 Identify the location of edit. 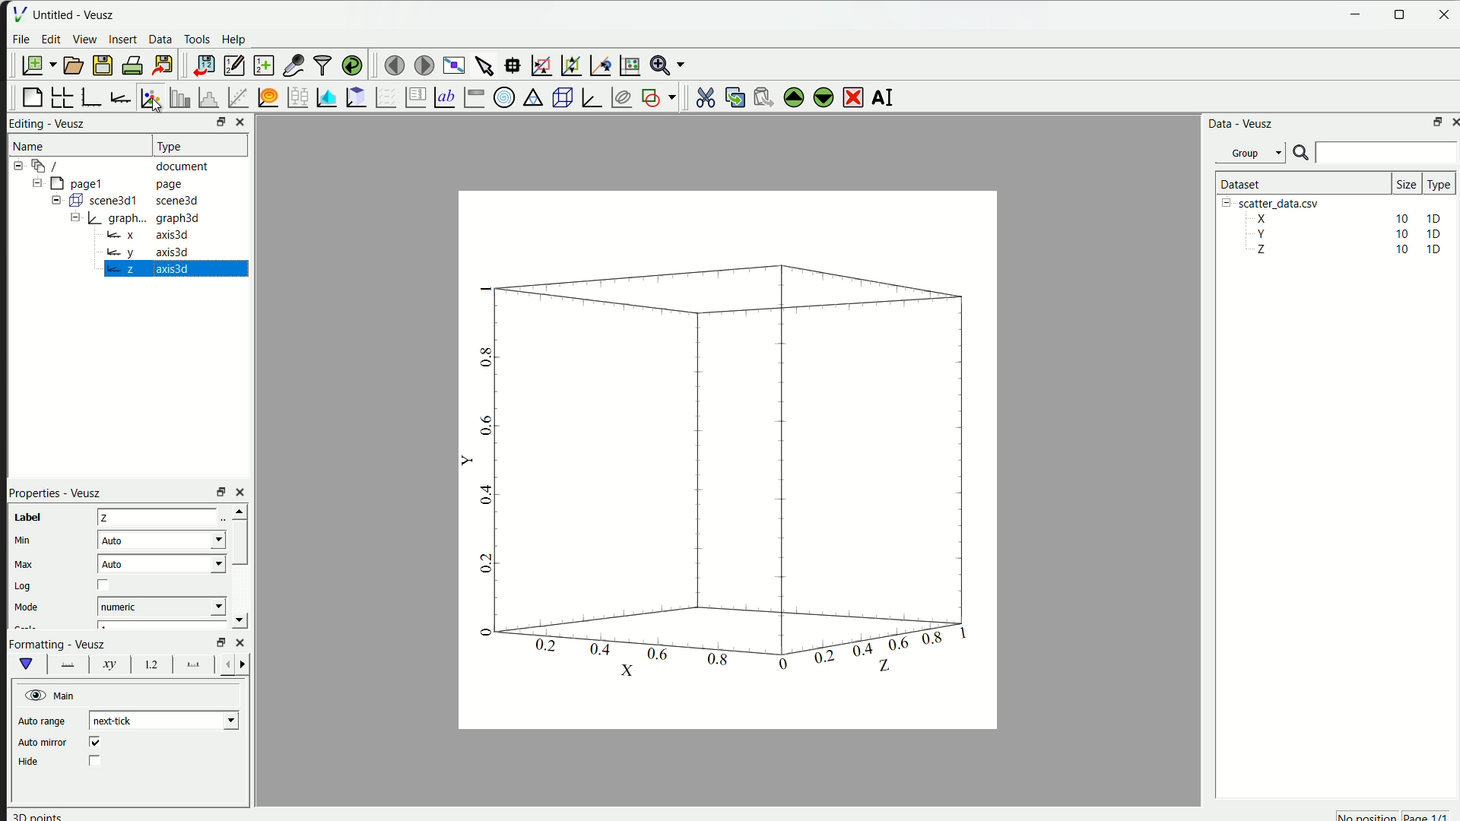
(50, 39).